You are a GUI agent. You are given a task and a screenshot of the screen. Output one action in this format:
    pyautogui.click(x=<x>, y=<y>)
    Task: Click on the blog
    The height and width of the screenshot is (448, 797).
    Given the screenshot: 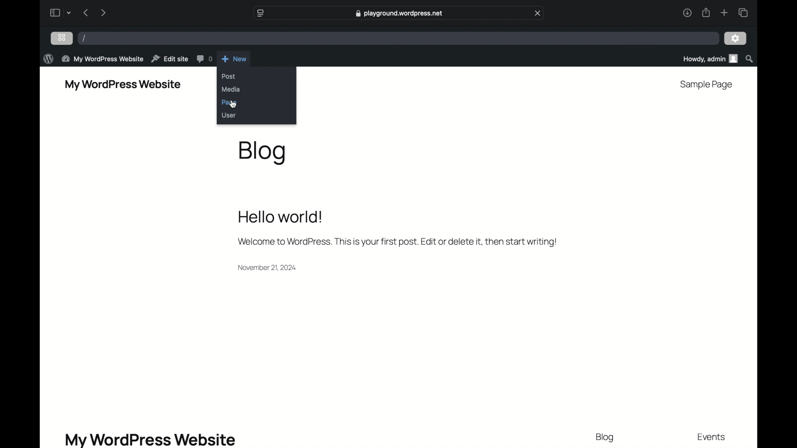 What is the action you would take?
    pyautogui.click(x=262, y=153)
    